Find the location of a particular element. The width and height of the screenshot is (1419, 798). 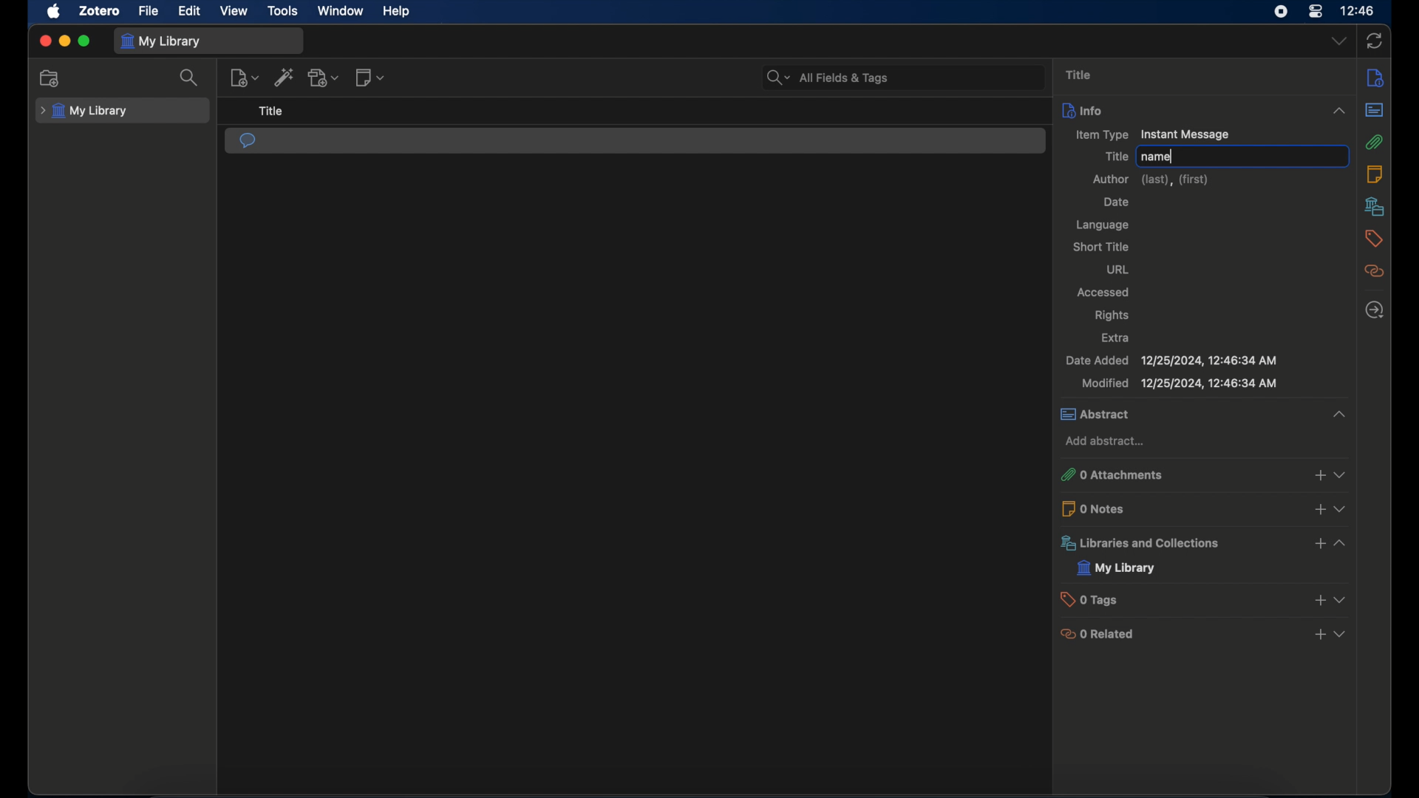

sync is located at coordinates (1374, 41).